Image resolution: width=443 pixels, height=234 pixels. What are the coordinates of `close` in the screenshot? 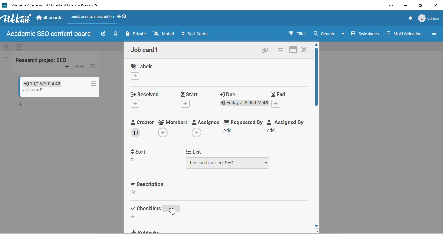 It's located at (435, 6).